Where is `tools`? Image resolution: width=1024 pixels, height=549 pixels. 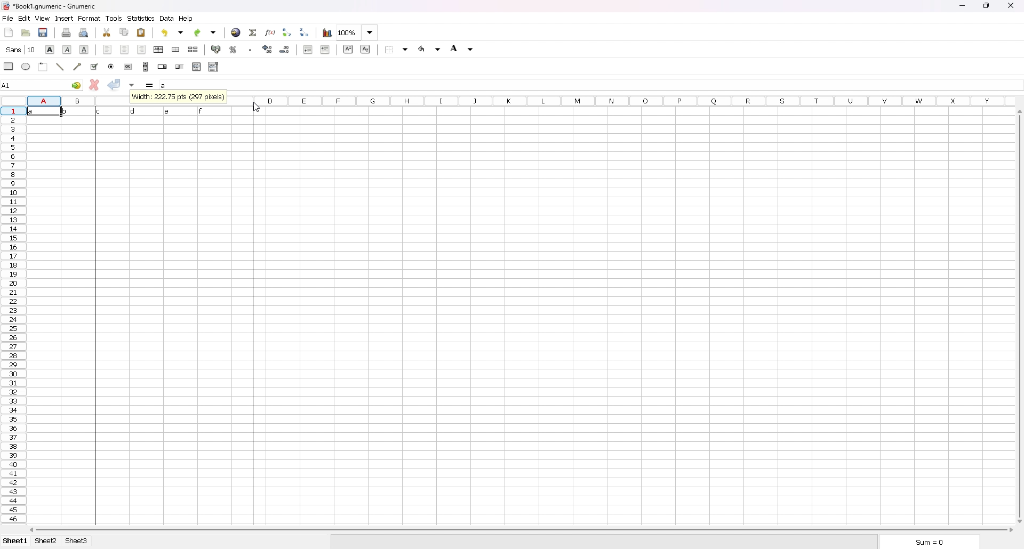
tools is located at coordinates (114, 18).